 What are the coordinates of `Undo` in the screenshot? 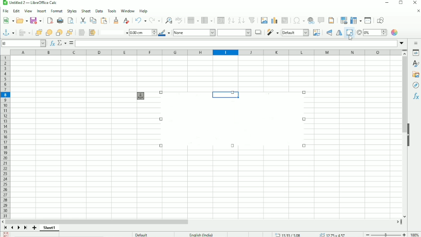 It's located at (140, 20).